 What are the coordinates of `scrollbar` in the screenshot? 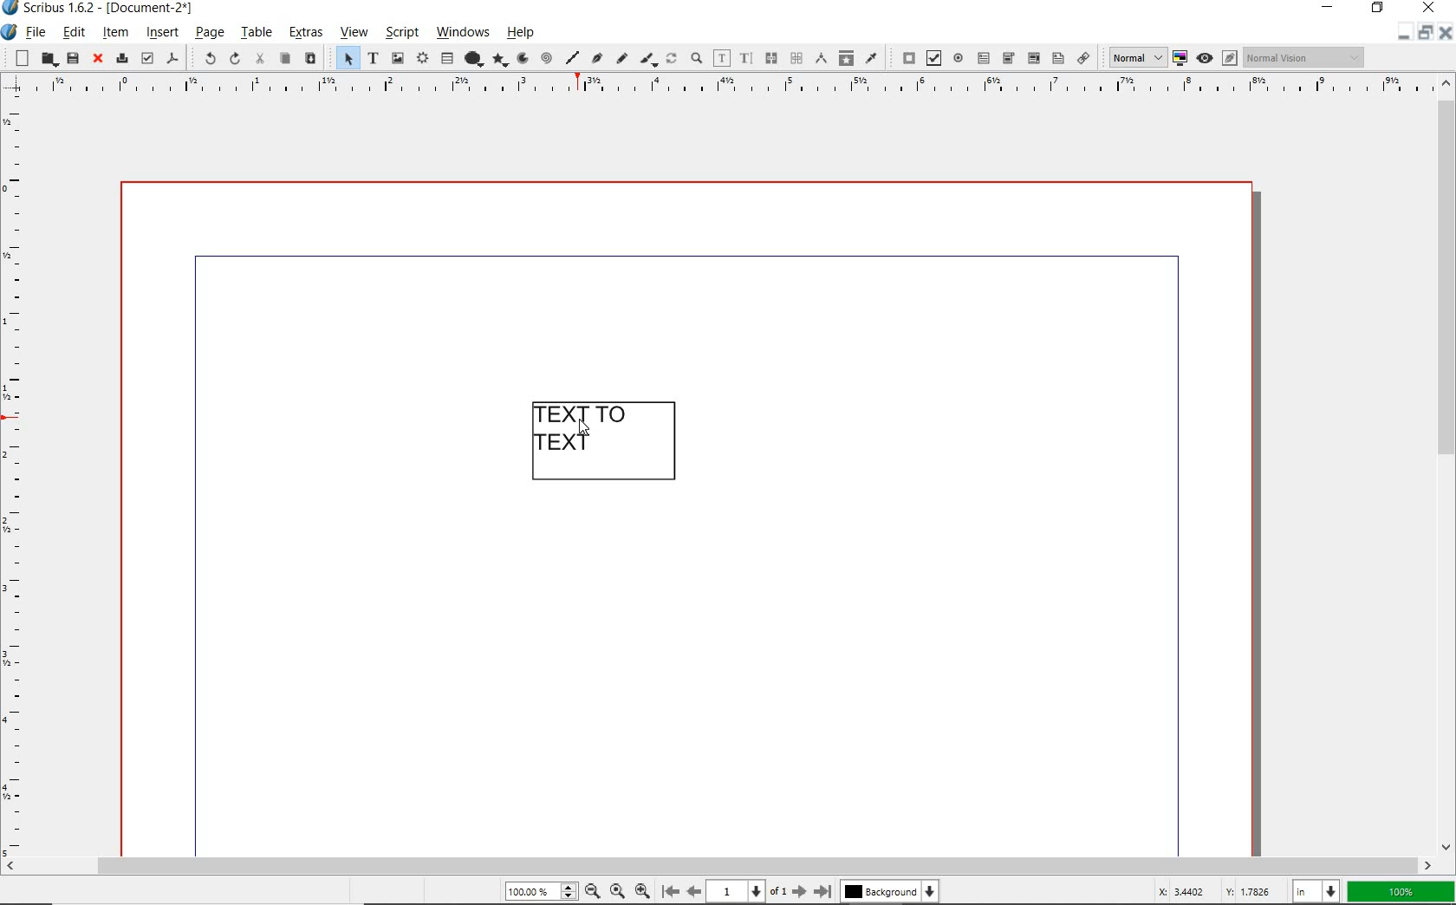 It's located at (718, 866).